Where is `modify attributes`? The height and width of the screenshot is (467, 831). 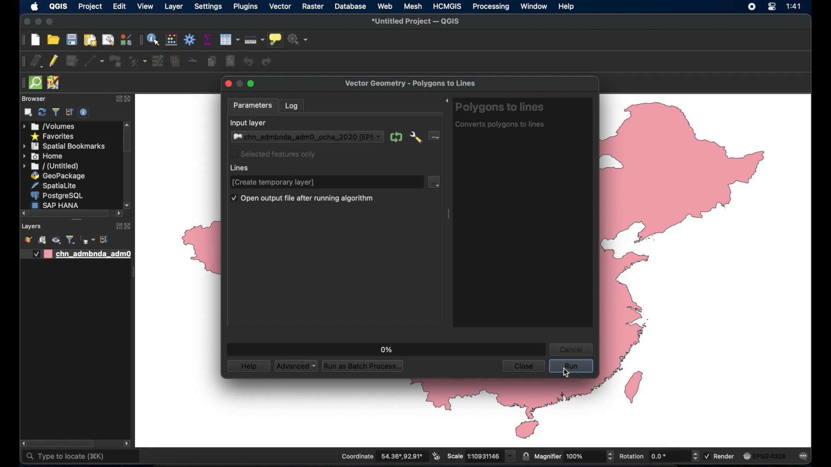
modify attributes is located at coordinates (158, 61).